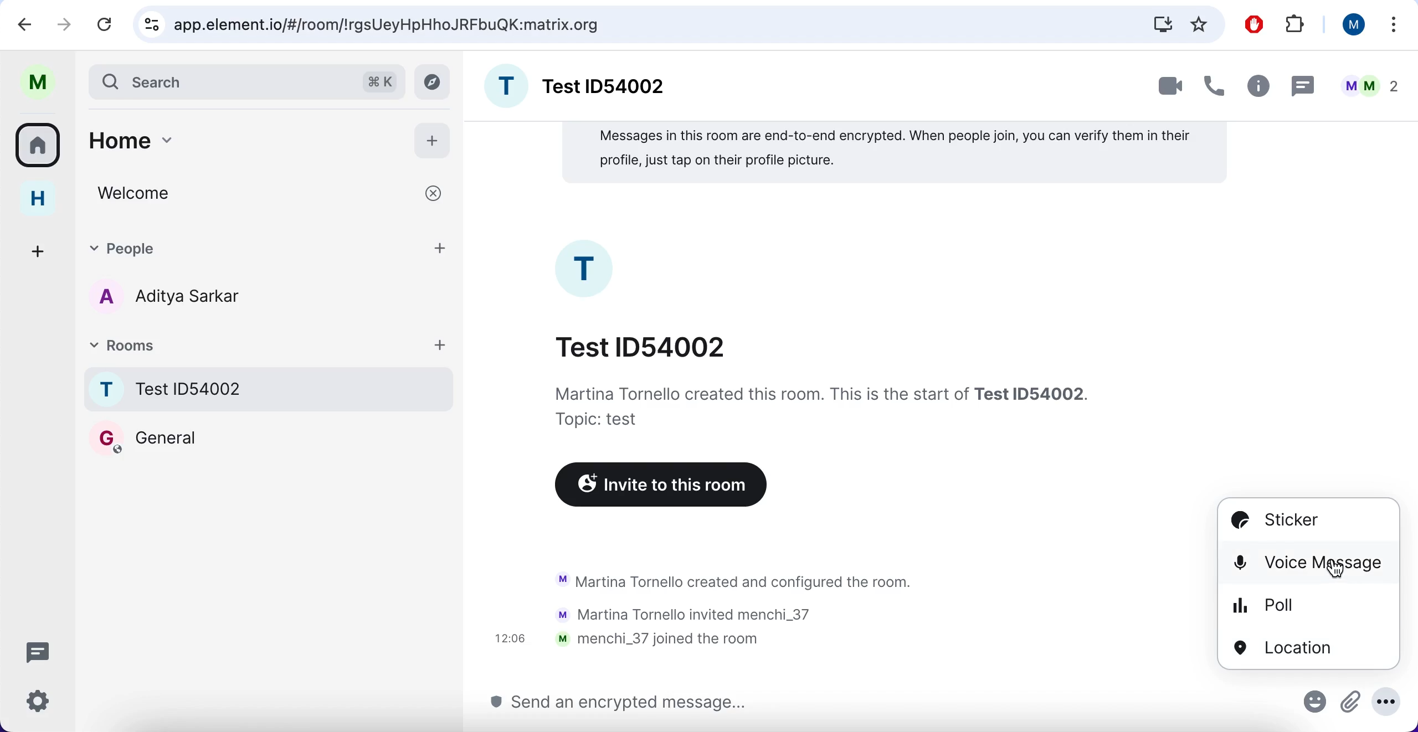 Image resolution: width=1418 pixels, height=732 pixels. I want to click on thread, so click(1304, 84).